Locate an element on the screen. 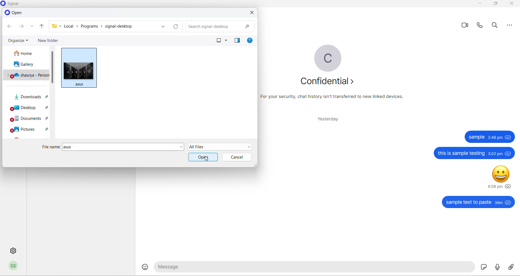 This screenshot has width=520, height=276. file name dropdown button is located at coordinates (181, 147).